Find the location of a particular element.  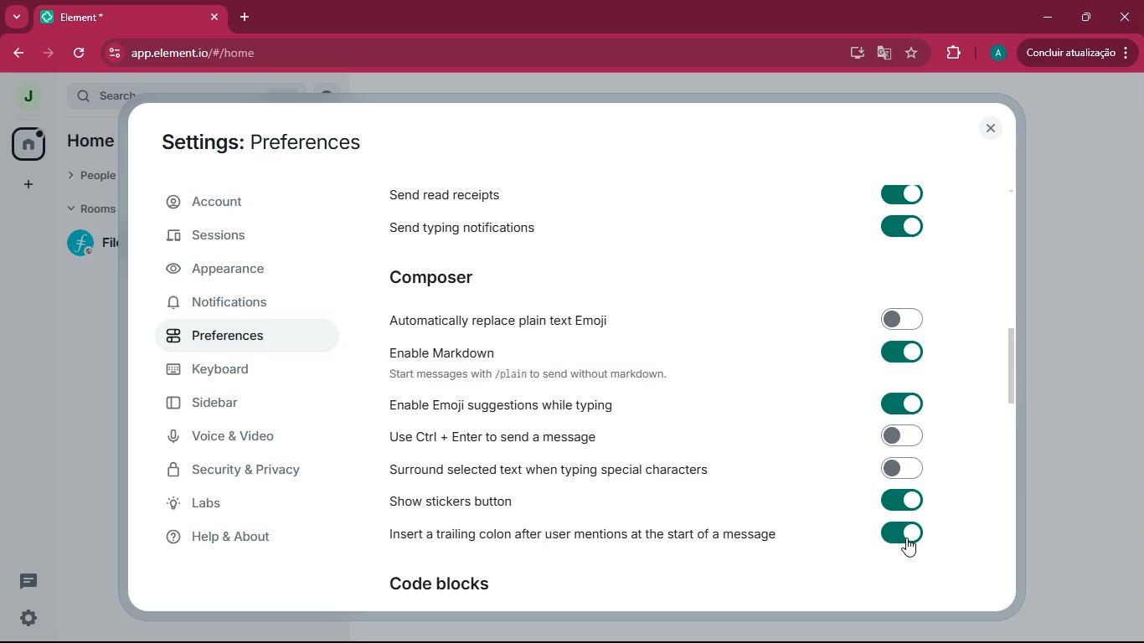

preferences is located at coordinates (231, 337).